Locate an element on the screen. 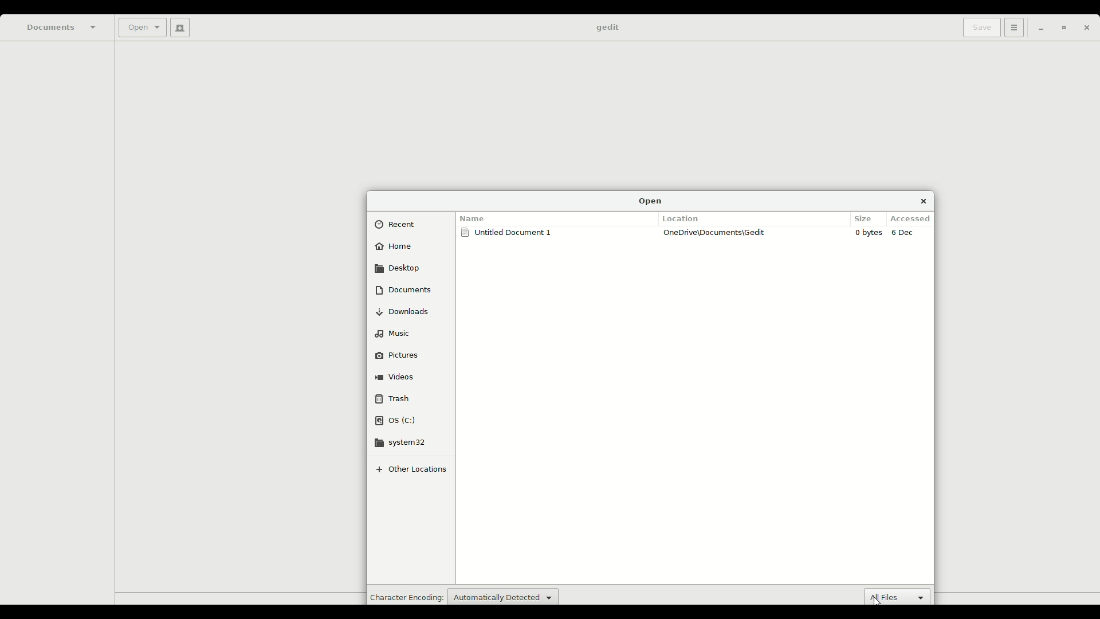  Auto detect is located at coordinates (503, 596).